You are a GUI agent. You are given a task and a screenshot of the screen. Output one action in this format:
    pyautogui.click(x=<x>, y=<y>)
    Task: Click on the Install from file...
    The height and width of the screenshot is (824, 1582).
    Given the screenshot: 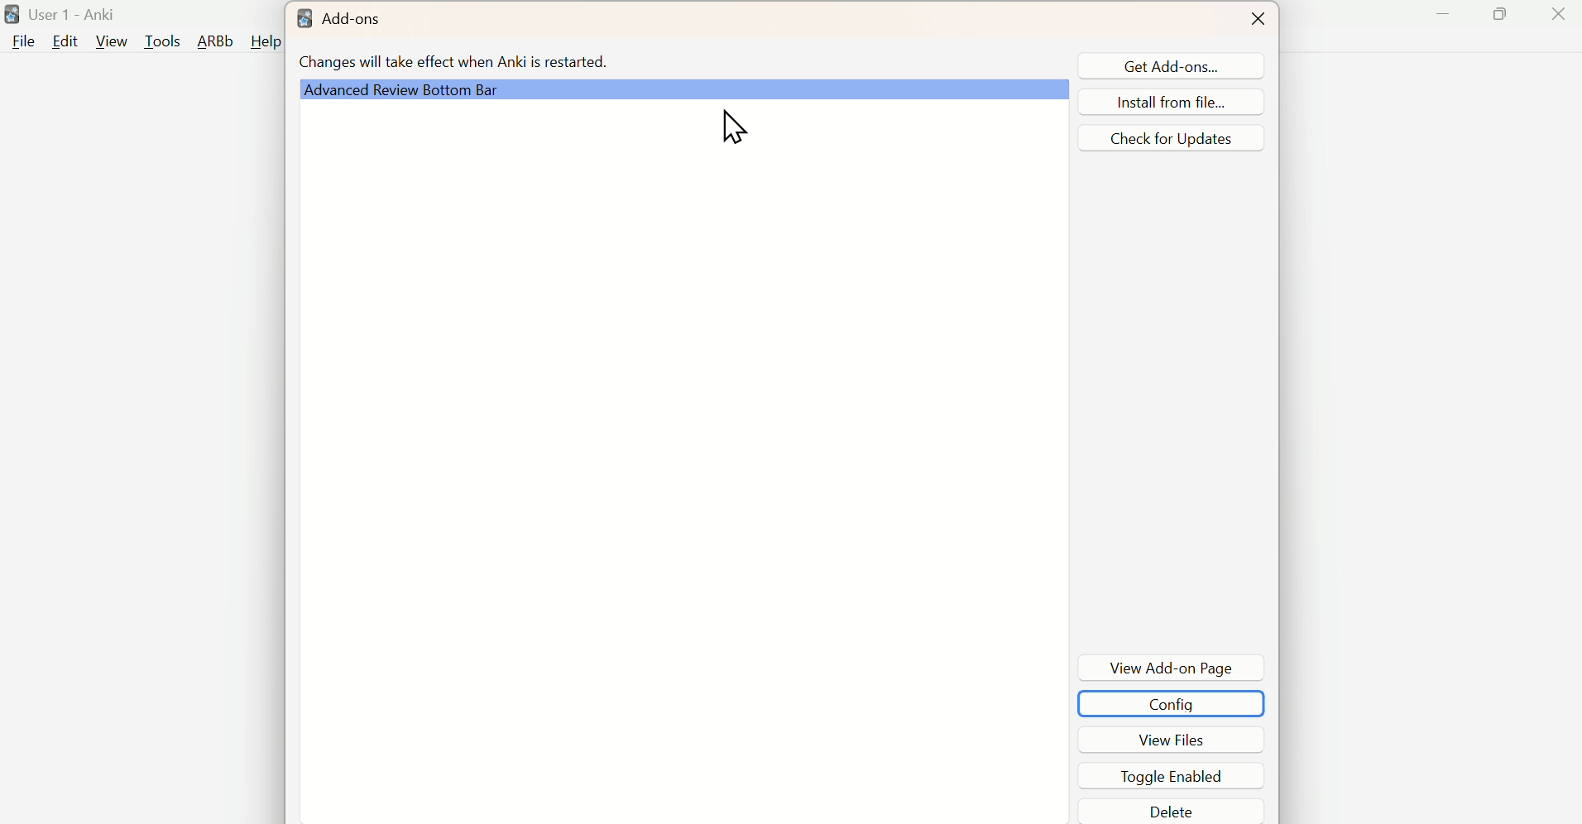 What is the action you would take?
    pyautogui.click(x=1167, y=101)
    